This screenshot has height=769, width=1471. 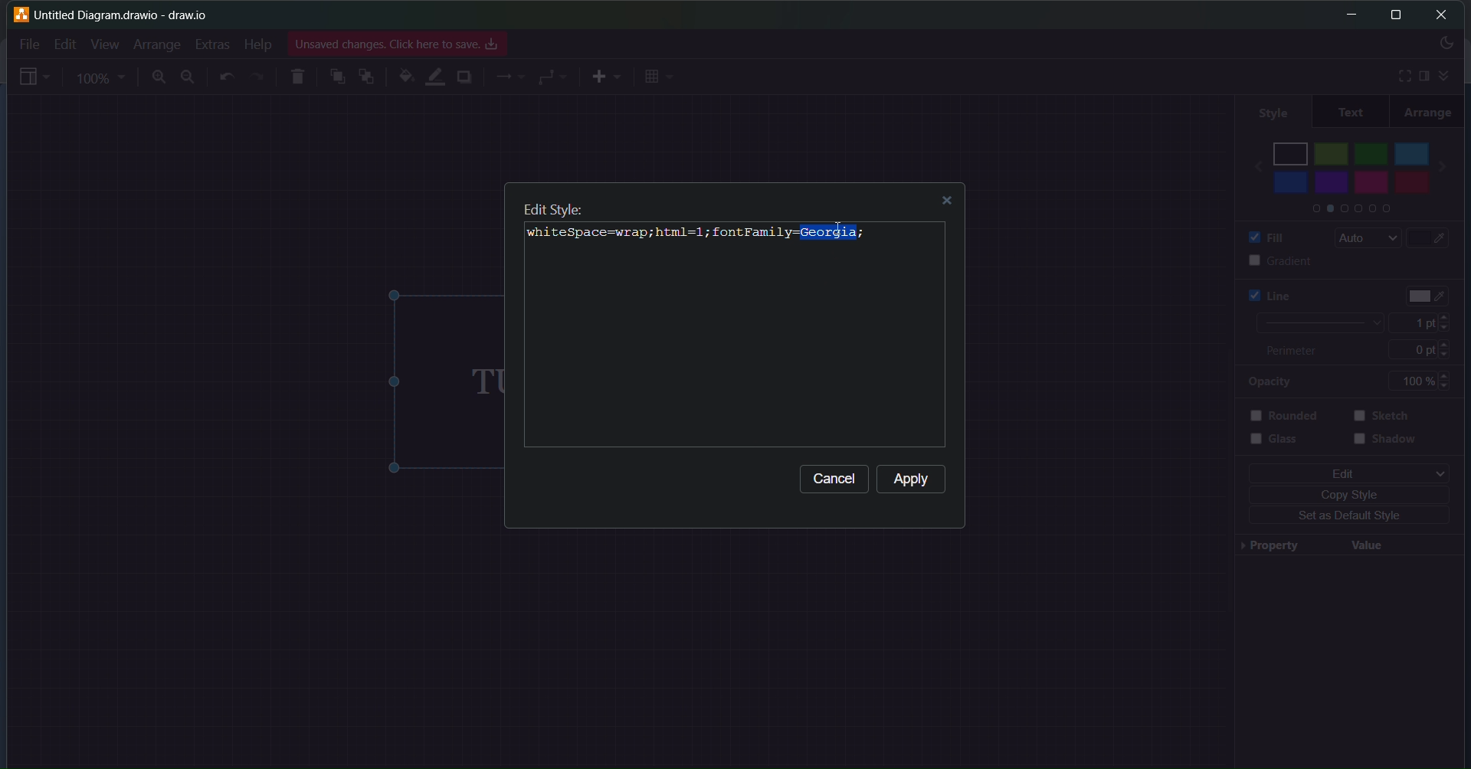 What do you see at coordinates (398, 44) in the screenshot?
I see `Unsaved changes. Click here to save. os` at bounding box center [398, 44].